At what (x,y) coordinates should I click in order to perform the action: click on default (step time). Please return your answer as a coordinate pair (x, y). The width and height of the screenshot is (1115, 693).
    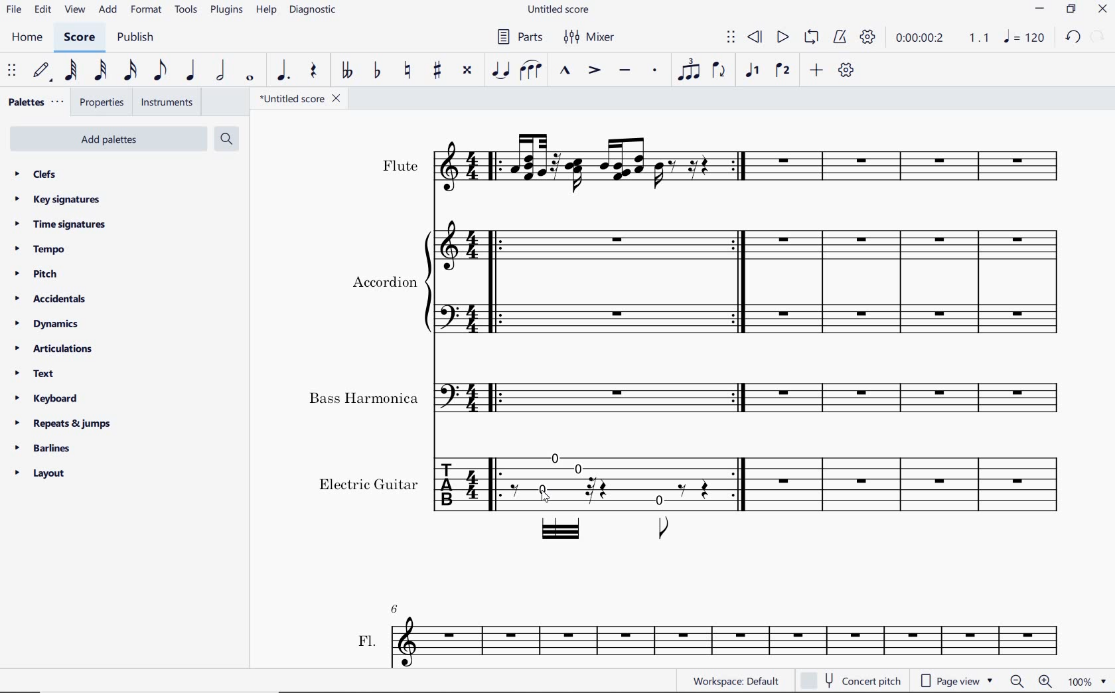
    Looking at the image, I should click on (41, 72).